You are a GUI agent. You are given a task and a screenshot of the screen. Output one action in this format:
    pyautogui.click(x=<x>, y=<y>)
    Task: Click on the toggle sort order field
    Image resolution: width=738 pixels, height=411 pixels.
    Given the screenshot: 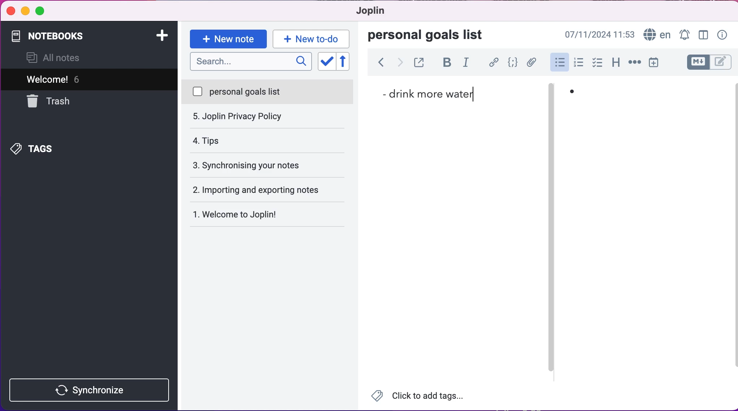 What is the action you would take?
    pyautogui.click(x=326, y=62)
    